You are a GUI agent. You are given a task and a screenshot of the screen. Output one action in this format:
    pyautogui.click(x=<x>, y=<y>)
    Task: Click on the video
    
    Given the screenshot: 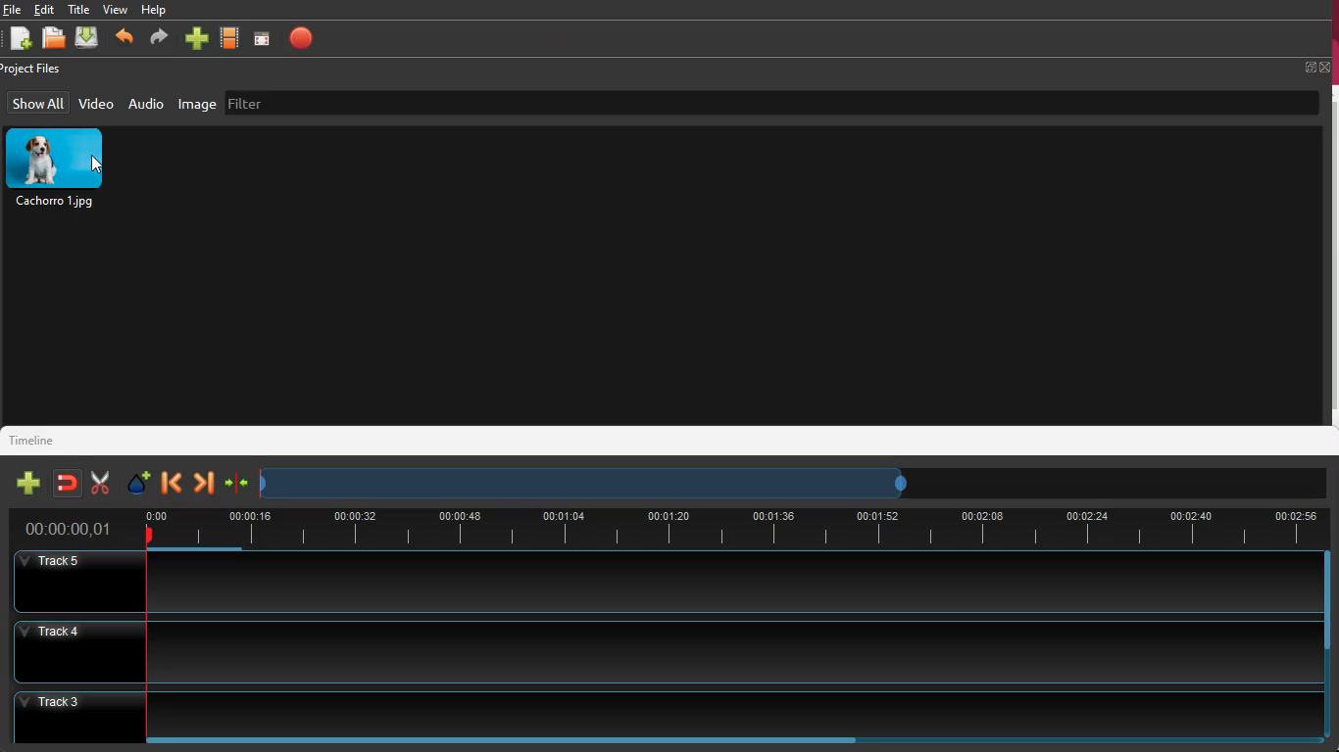 What is the action you would take?
    pyautogui.click(x=97, y=103)
    